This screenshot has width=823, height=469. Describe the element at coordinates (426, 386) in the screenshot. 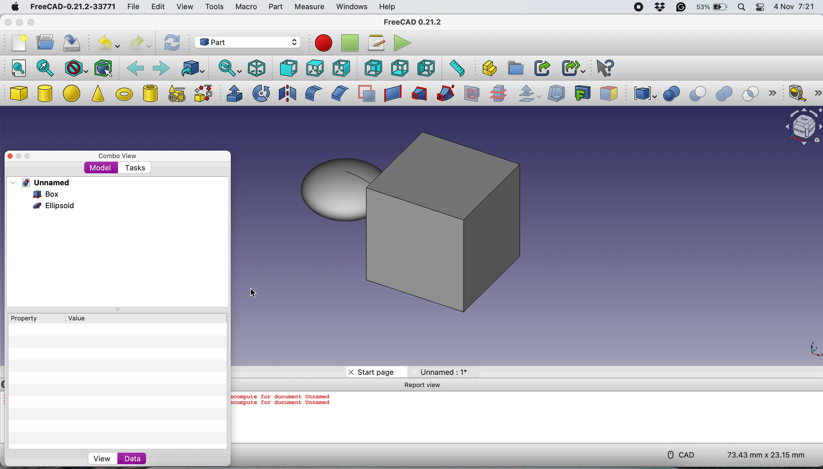

I see `Report View` at that location.